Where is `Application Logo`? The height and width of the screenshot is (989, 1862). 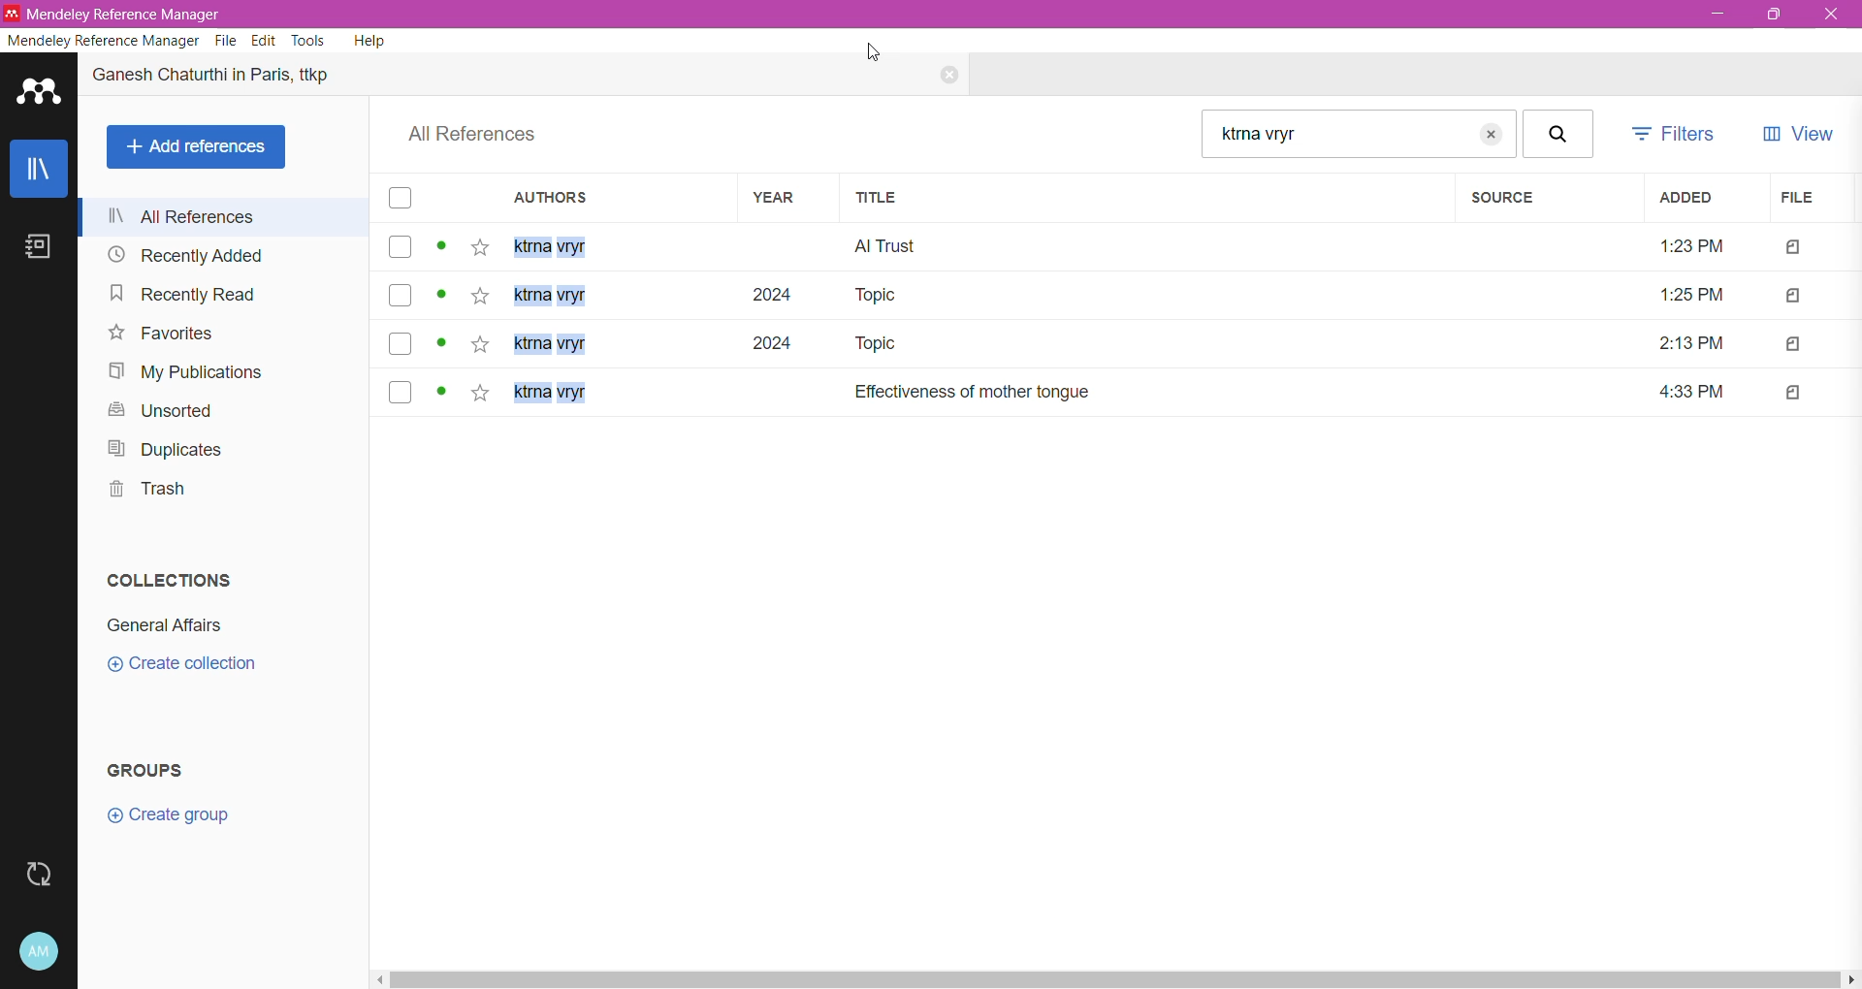
Application Logo is located at coordinates (39, 95).